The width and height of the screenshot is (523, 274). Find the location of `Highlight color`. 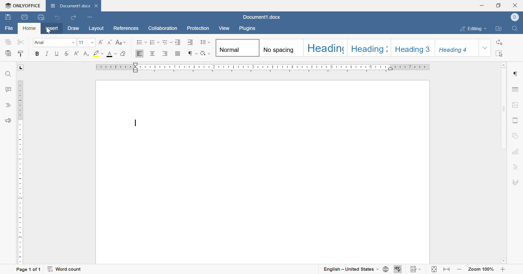

Highlight color is located at coordinates (97, 54).